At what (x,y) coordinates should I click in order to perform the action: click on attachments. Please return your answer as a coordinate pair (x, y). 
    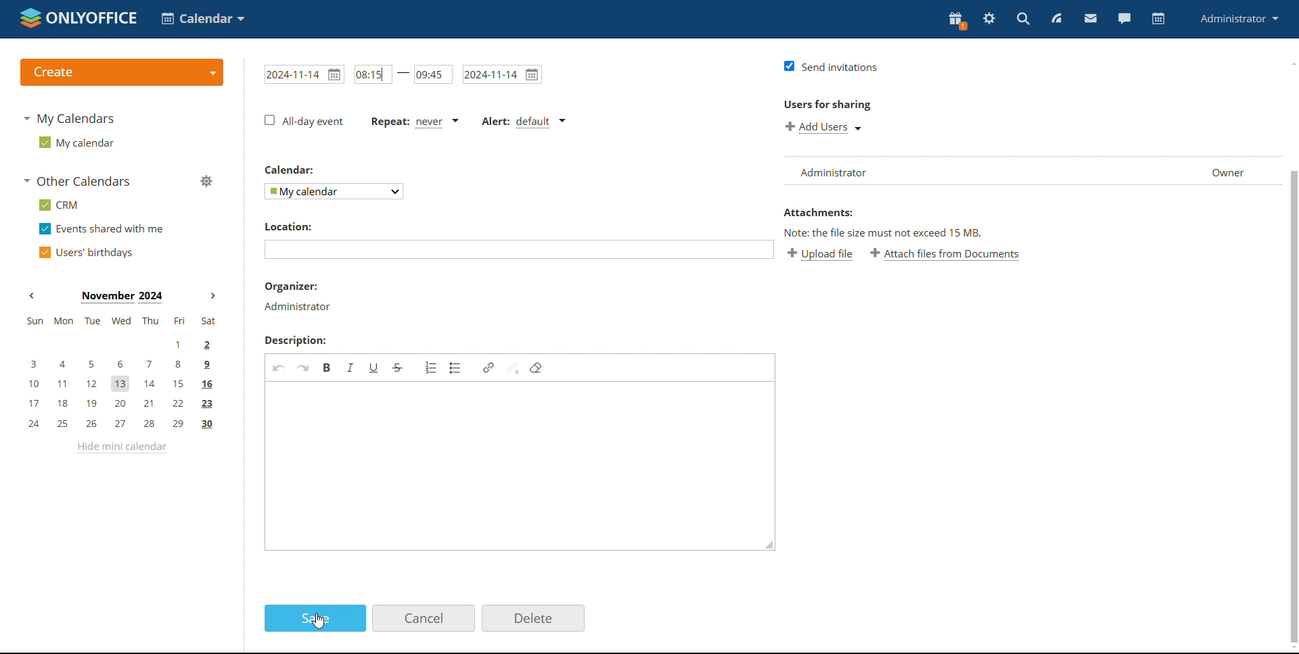
    Looking at the image, I should click on (818, 212).